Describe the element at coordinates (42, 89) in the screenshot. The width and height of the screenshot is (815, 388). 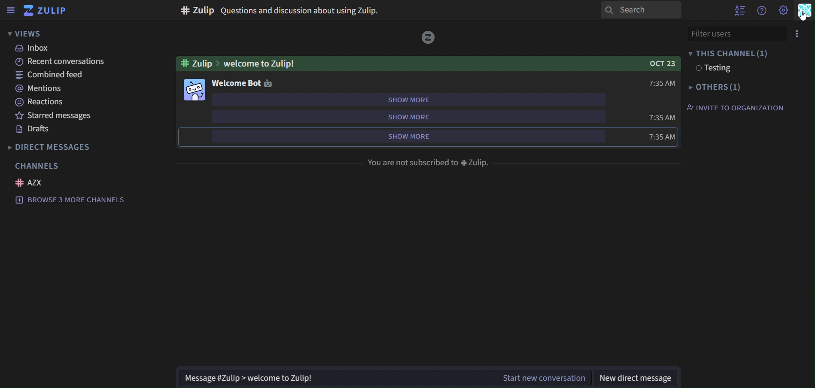
I see `mentions` at that location.